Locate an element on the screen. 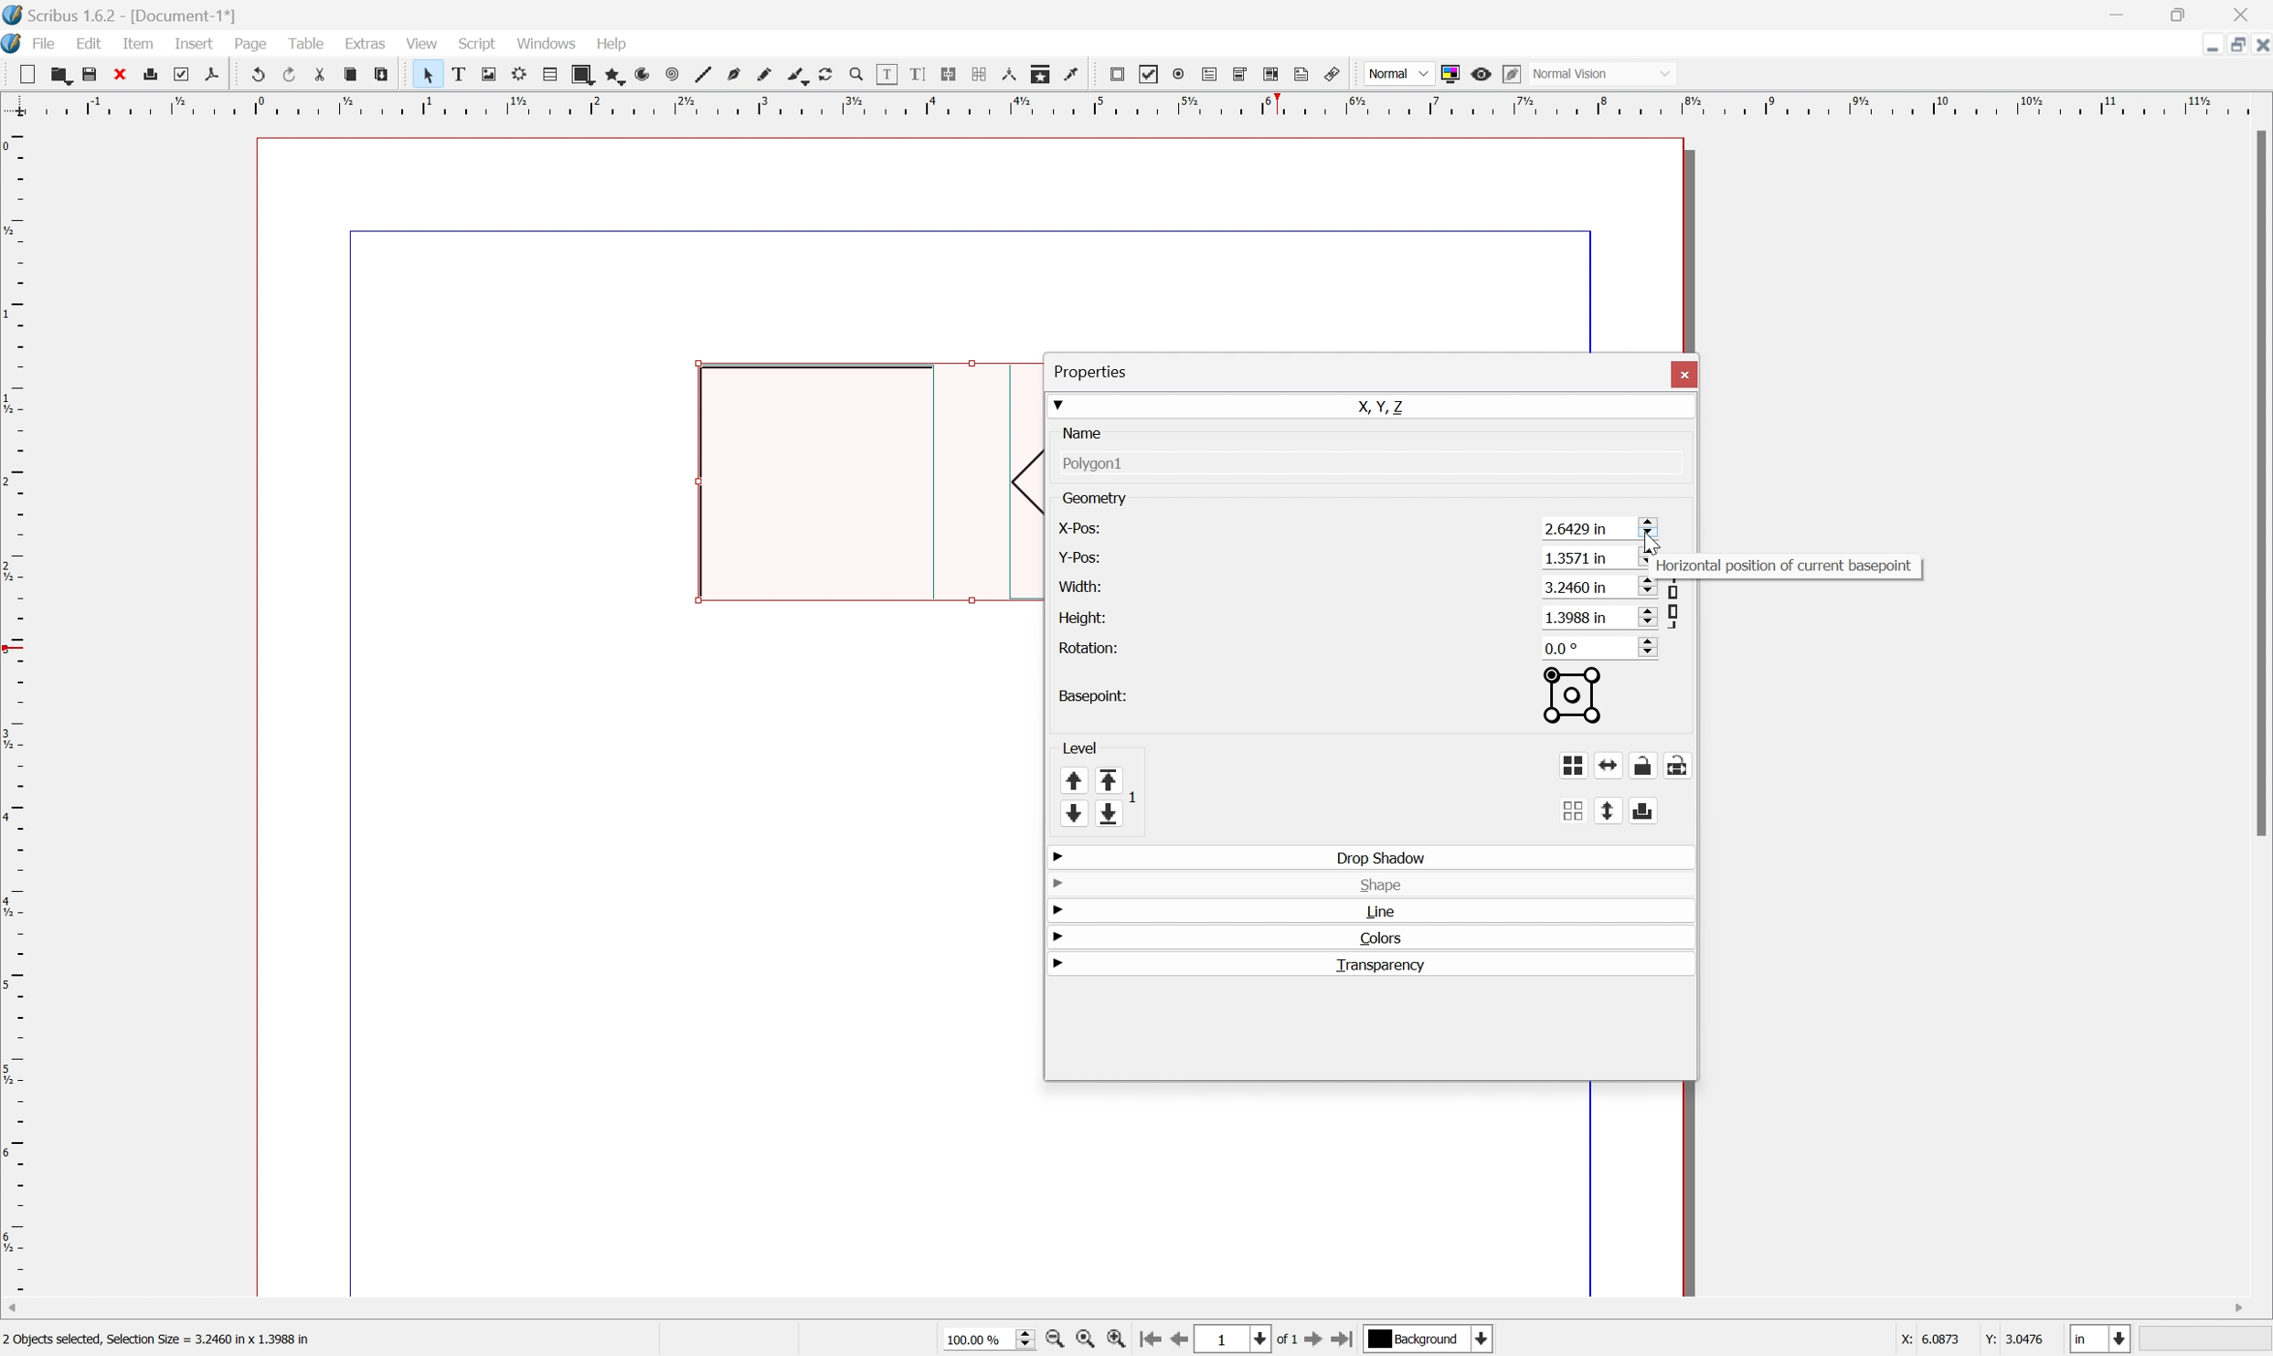  Zoom to 100% is located at coordinates (1081, 1342).